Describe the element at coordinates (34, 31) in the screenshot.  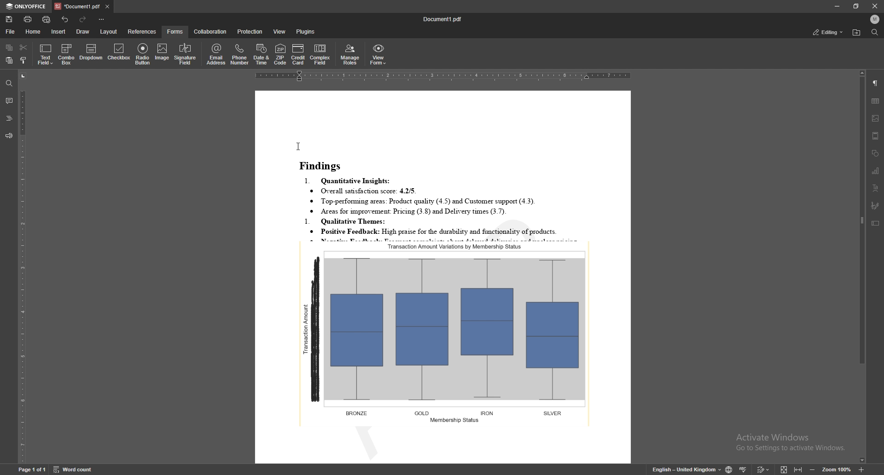
I see `home` at that location.